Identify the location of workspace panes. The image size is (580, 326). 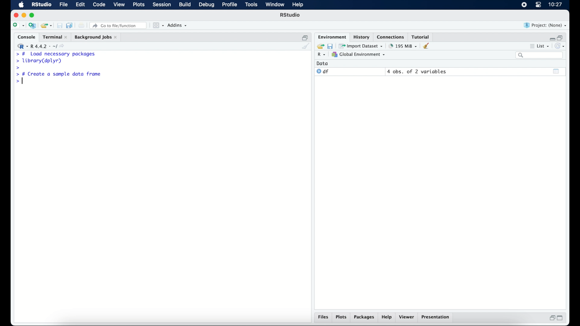
(158, 25).